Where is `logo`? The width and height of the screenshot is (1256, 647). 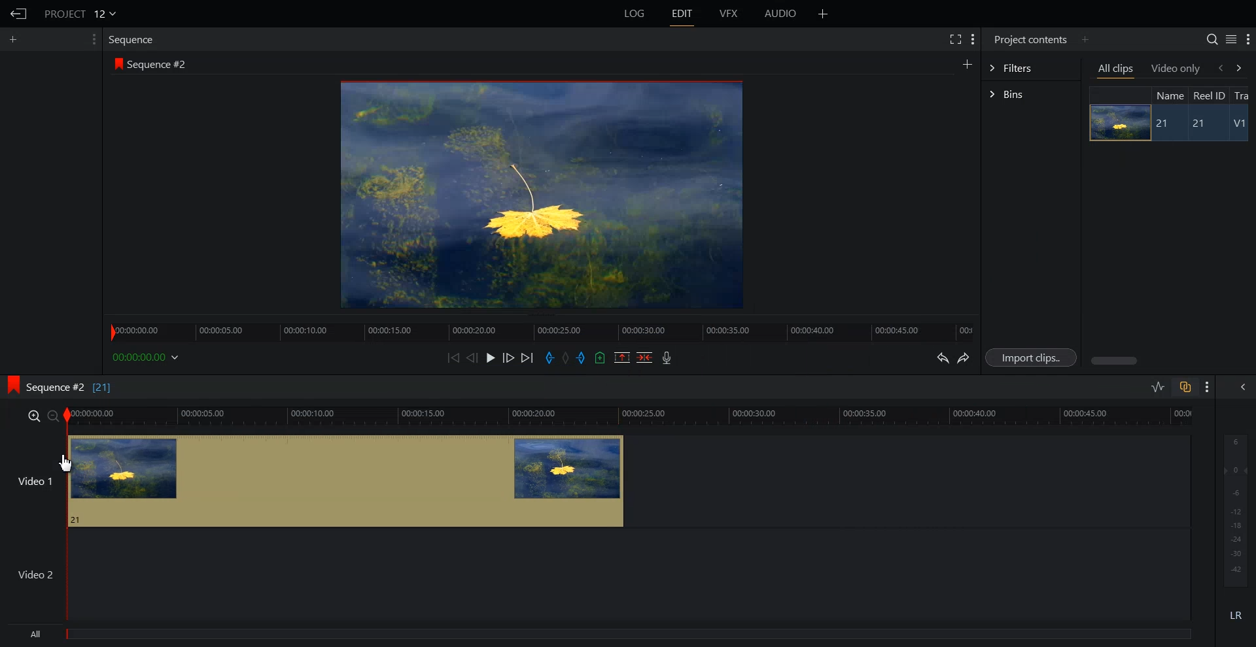
logo is located at coordinates (9, 383).